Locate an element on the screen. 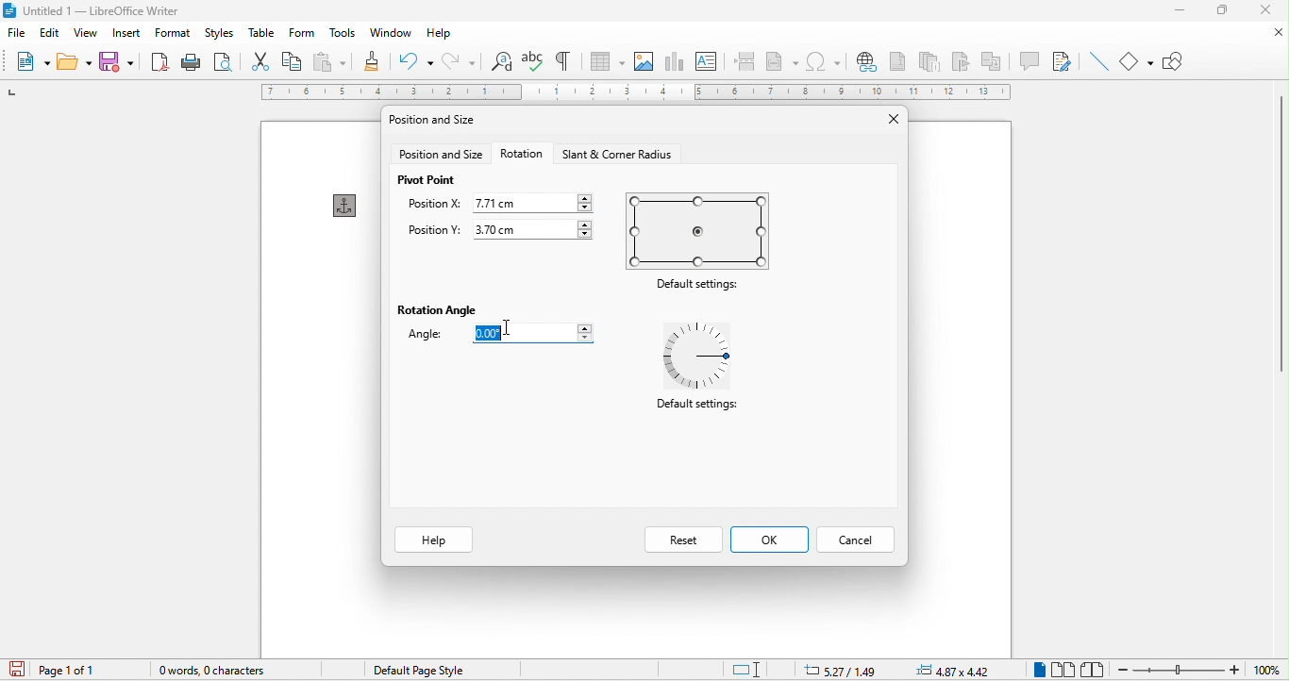 Image resolution: width=1289 pixels, height=681 pixels. 0 words, o character is located at coordinates (227, 671).